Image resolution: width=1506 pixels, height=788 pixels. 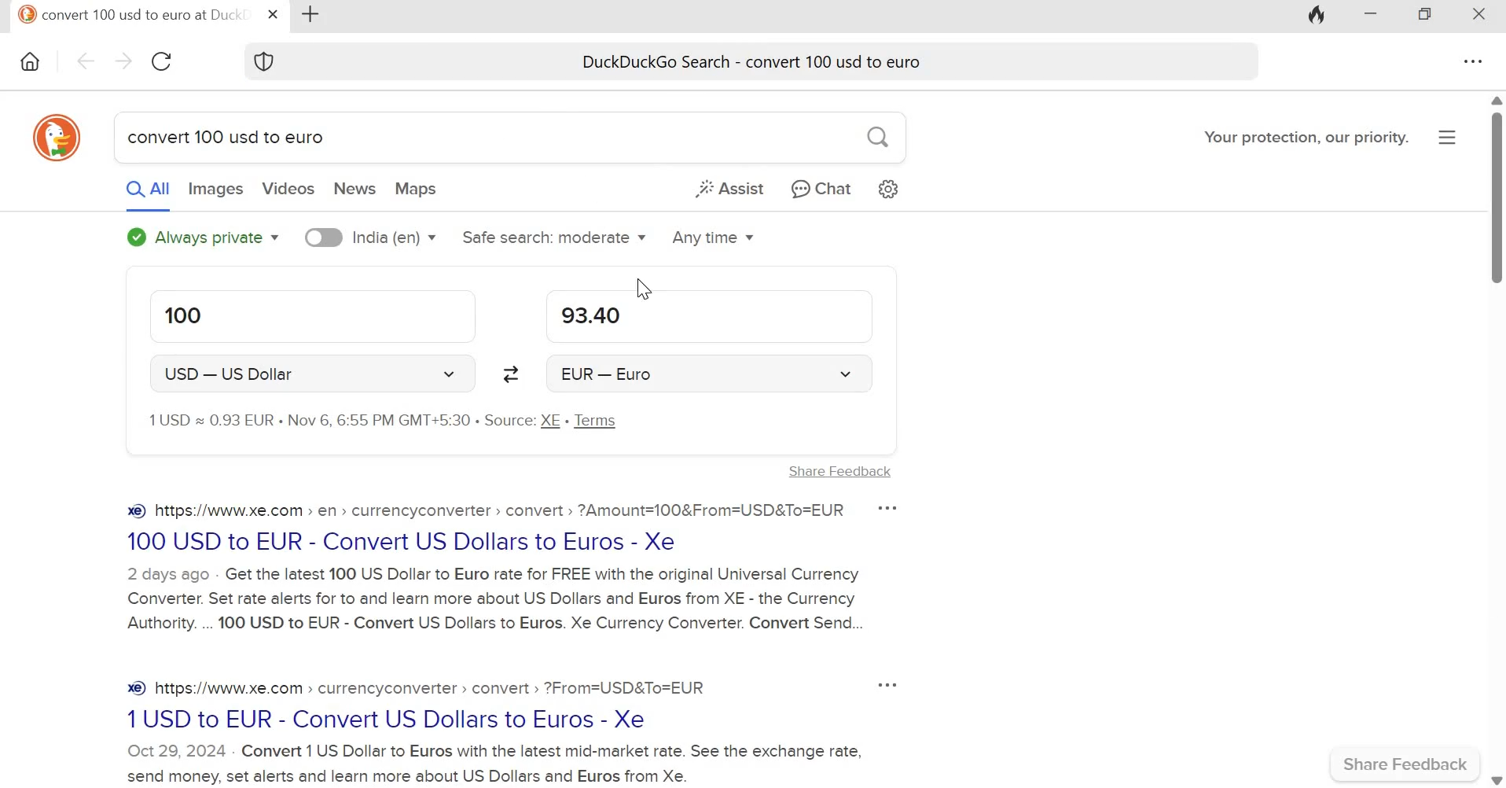 What do you see at coordinates (751, 57) in the screenshot?
I see `DuckDuckGo Search -  convert 100 usd to euro` at bounding box center [751, 57].